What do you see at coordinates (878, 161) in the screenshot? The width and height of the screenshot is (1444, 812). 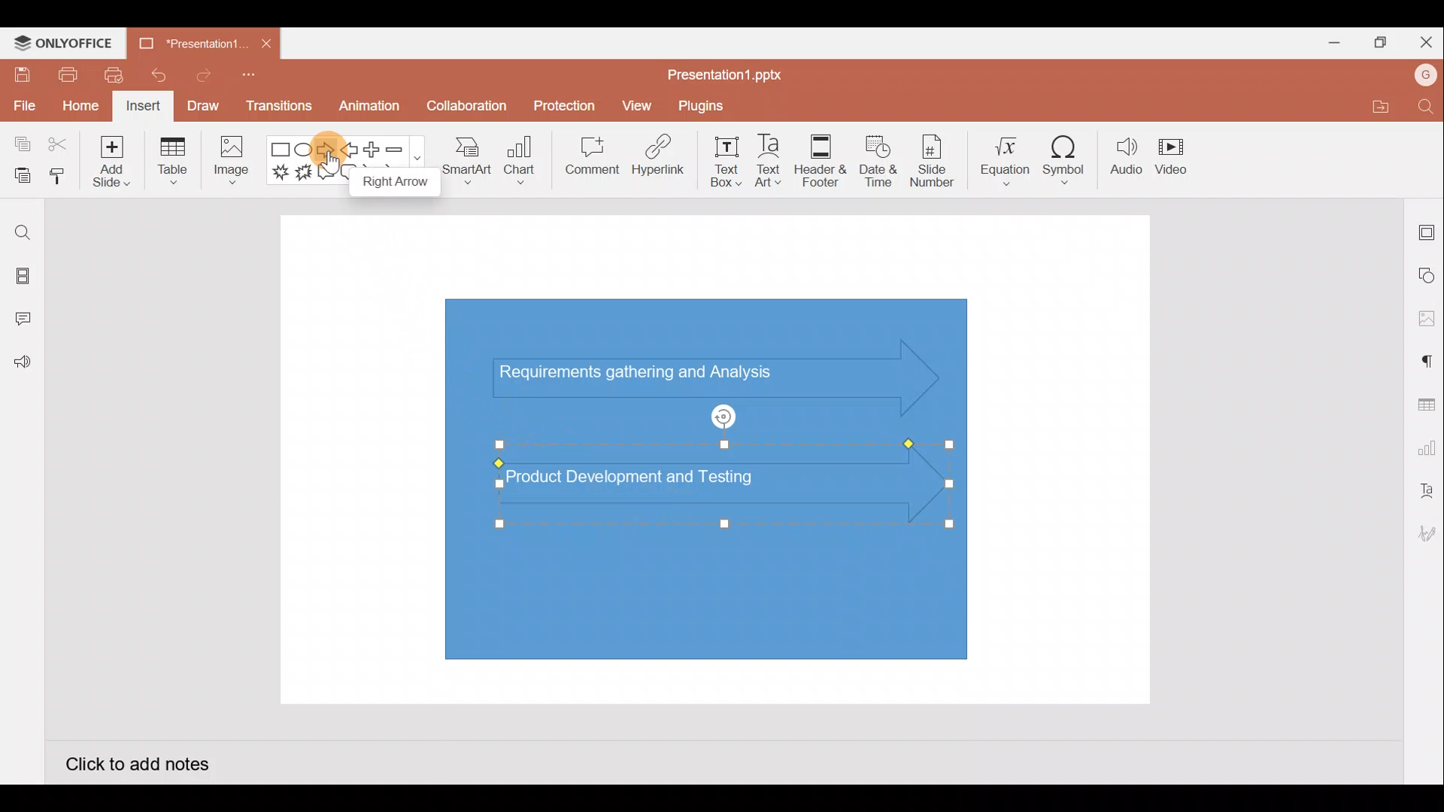 I see `Date & time` at bounding box center [878, 161].